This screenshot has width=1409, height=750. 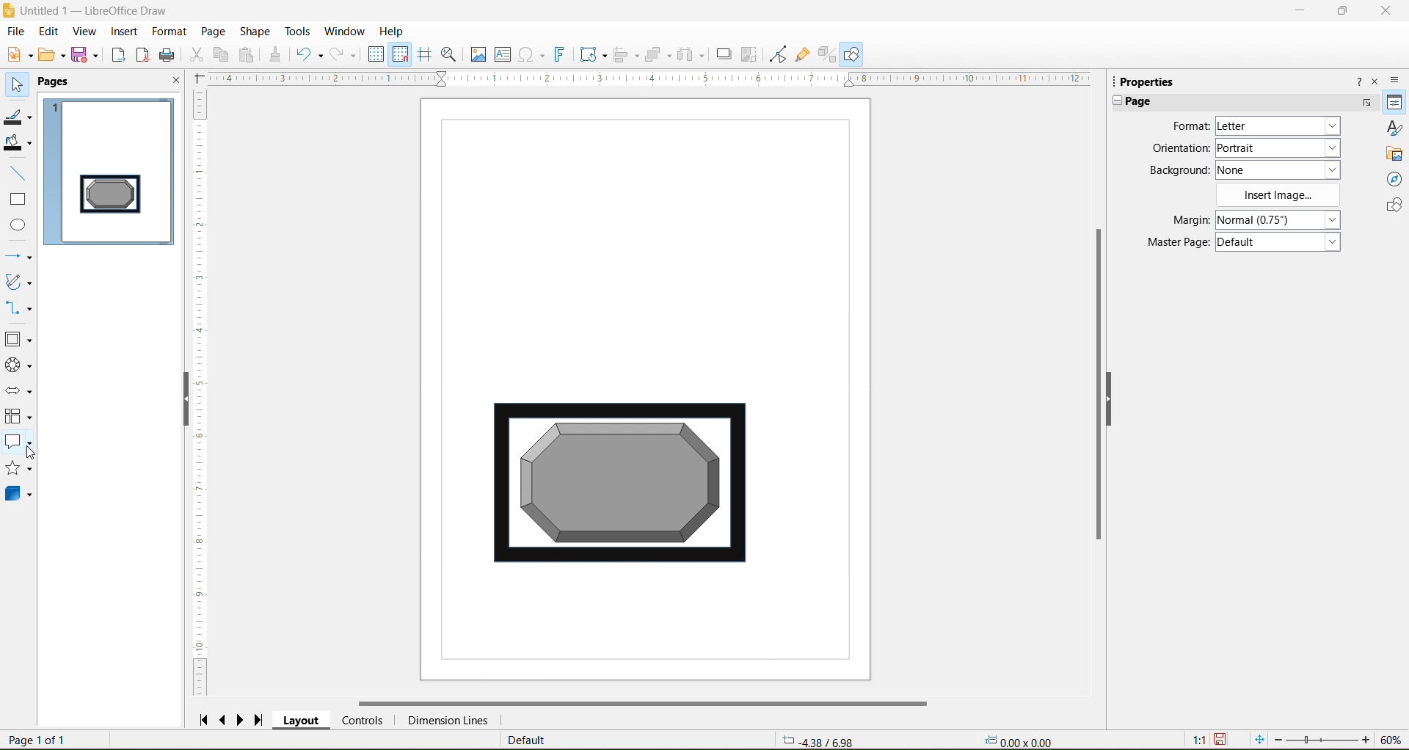 What do you see at coordinates (1385, 11) in the screenshot?
I see `Close` at bounding box center [1385, 11].